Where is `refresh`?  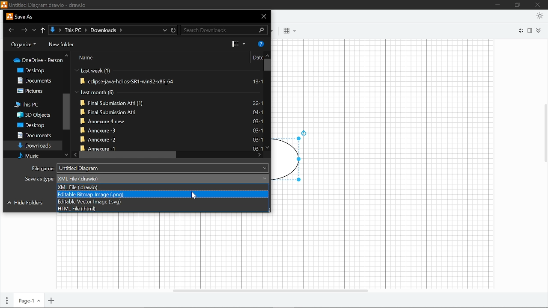
refresh is located at coordinates (174, 30).